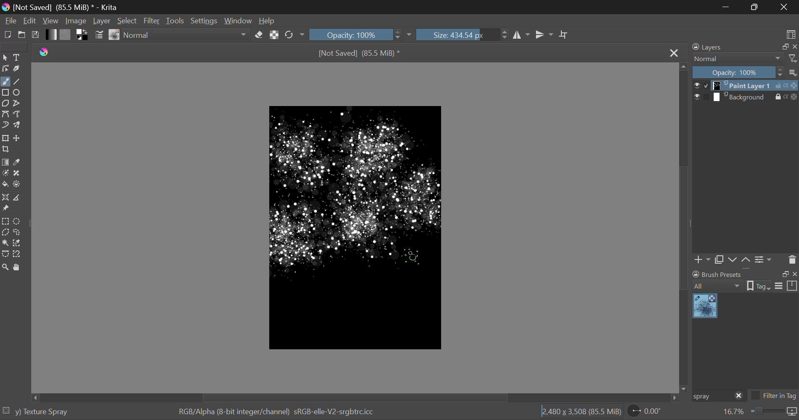 Image resolution: width=799 pixels, height=420 pixels. What do you see at coordinates (6, 163) in the screenshot?
I see `Gradient Fill` at bounding box center [6, 163].